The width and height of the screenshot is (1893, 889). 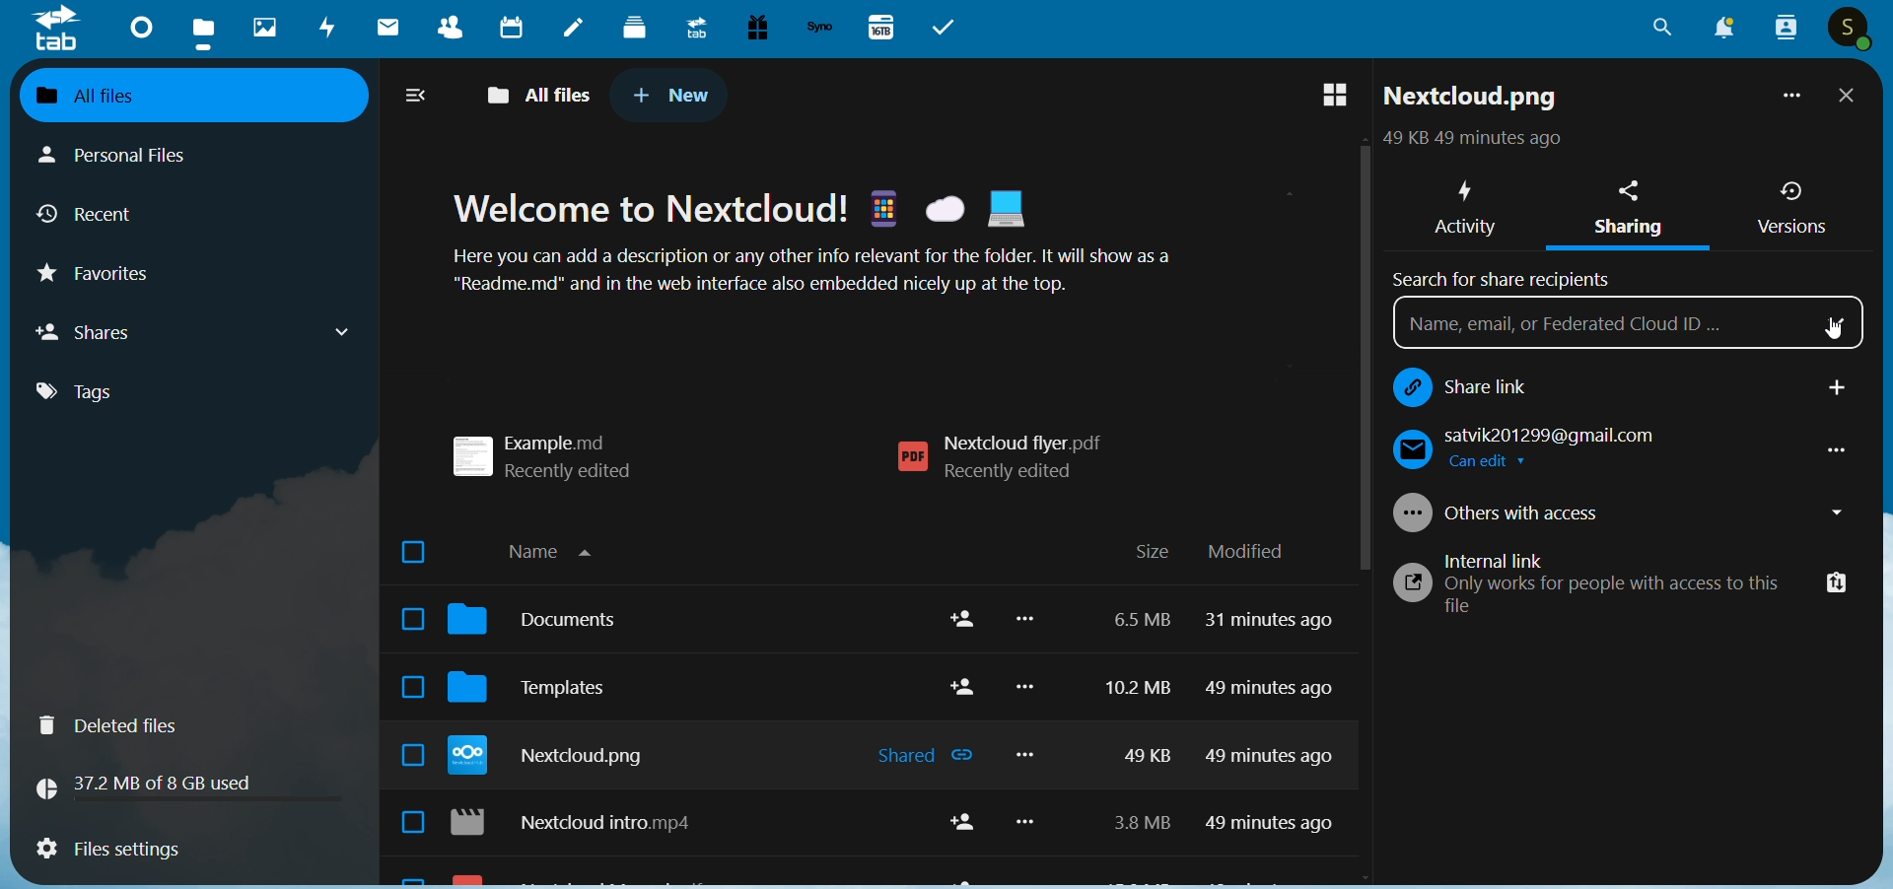 I want to click on nextcloud png, so click(x=1472, y=101).